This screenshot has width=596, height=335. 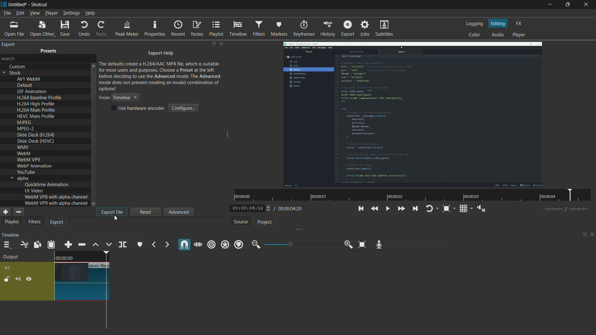 What do you see at coordinates (36, 244) in the screenshot?
I see `copy` at bounding box center [36, 244].